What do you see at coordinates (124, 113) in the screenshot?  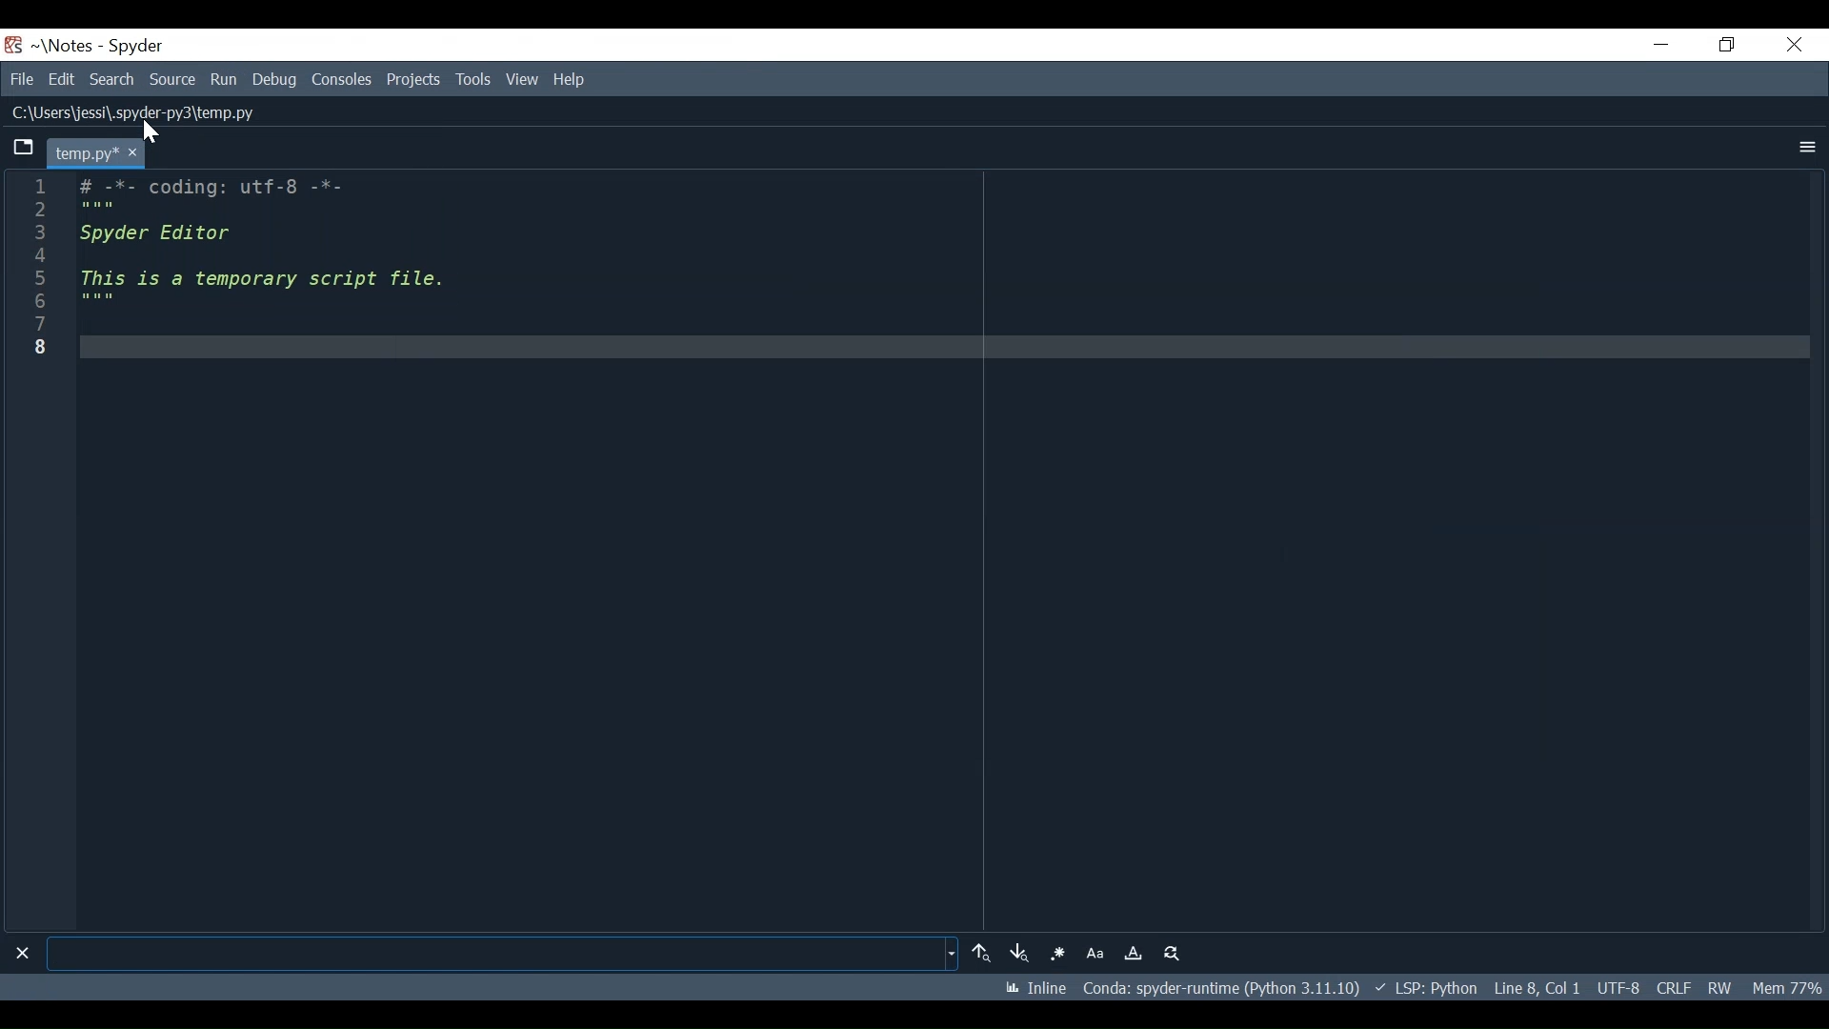 I see `File Path` at bounding box center [124, 113].